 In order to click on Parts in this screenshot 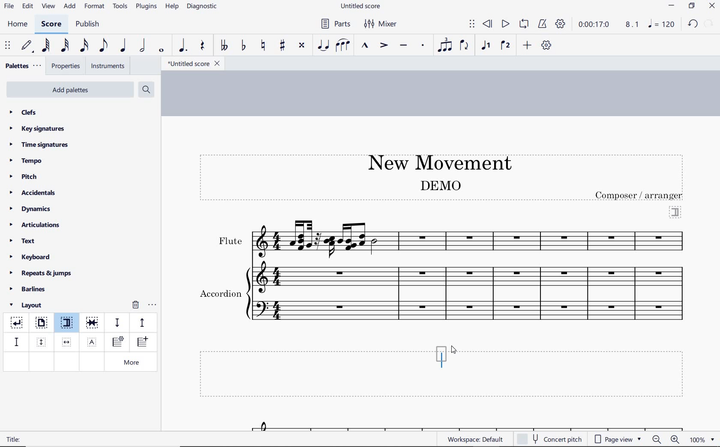, I will do `click(334, 24)`.